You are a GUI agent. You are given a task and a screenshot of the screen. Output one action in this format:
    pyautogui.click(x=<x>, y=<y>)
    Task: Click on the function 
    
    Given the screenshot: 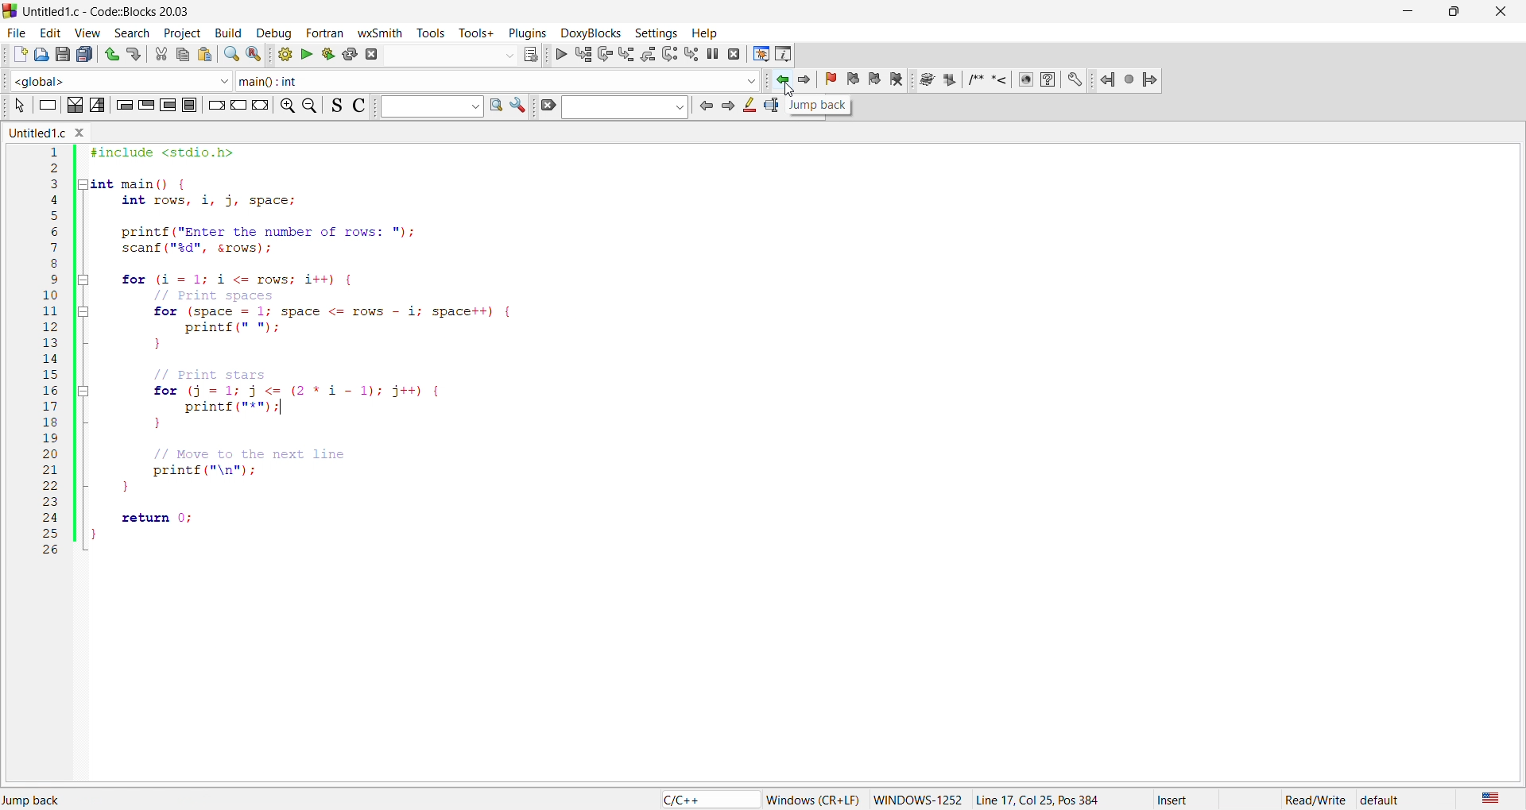 What is the action you would take?
    pyautogui.click(x=498, y=80)
    